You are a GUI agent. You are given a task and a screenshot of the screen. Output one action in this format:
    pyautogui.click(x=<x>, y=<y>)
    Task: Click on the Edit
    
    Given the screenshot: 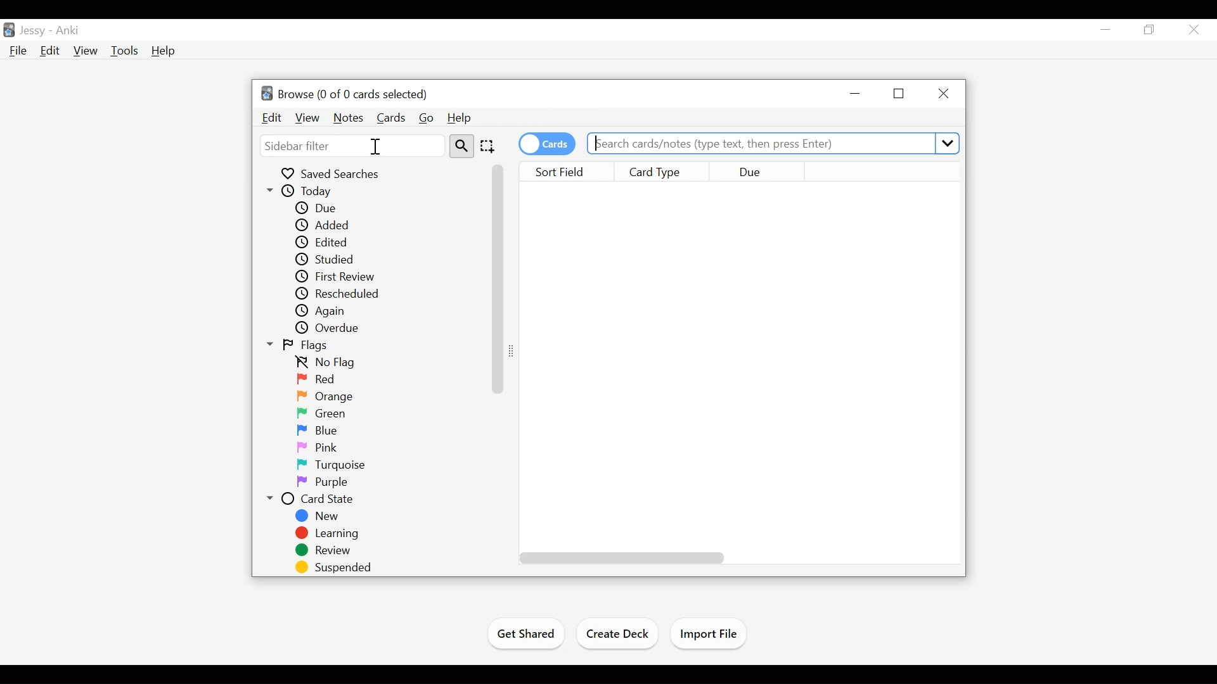 What is the action you would take?
    pyautogui.click(x=51, y=51)
    